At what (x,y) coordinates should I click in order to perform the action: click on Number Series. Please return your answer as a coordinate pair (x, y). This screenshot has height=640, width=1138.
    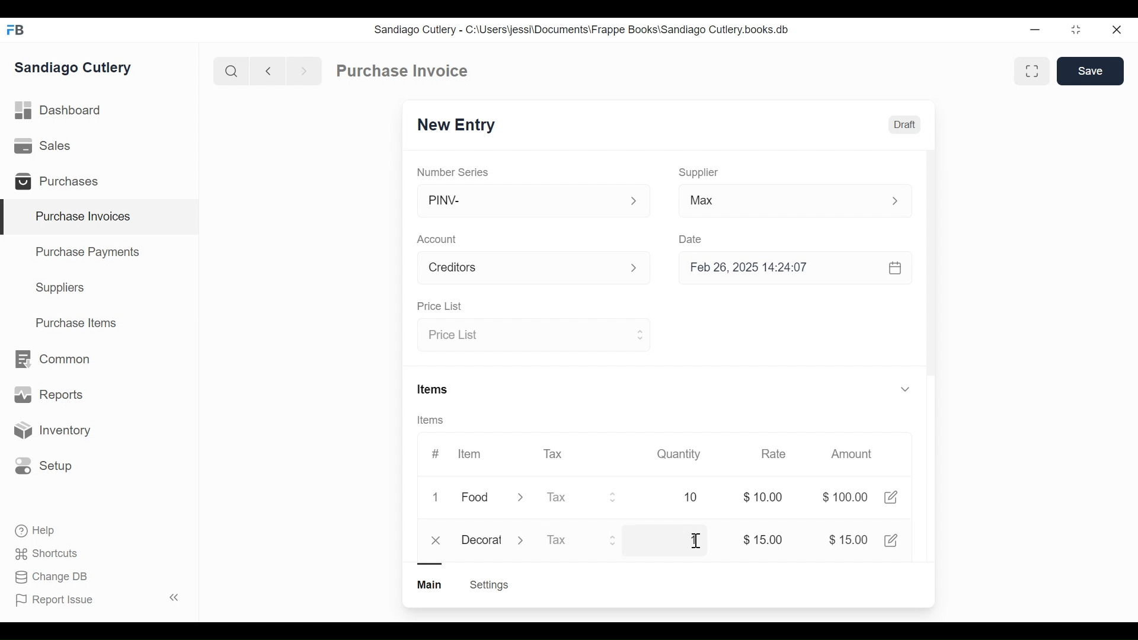
    Looking at the image, I should click on (454, 172).